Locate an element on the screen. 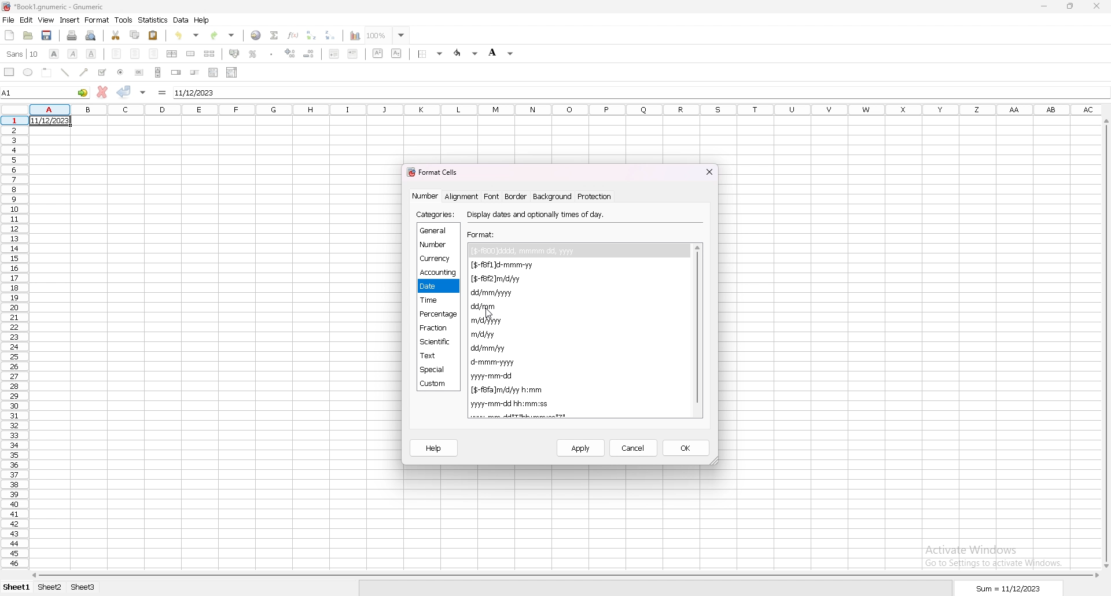 Image resolution: width=1111 pixels, height=596 pixels. left align is located at coordinates (116, 53).